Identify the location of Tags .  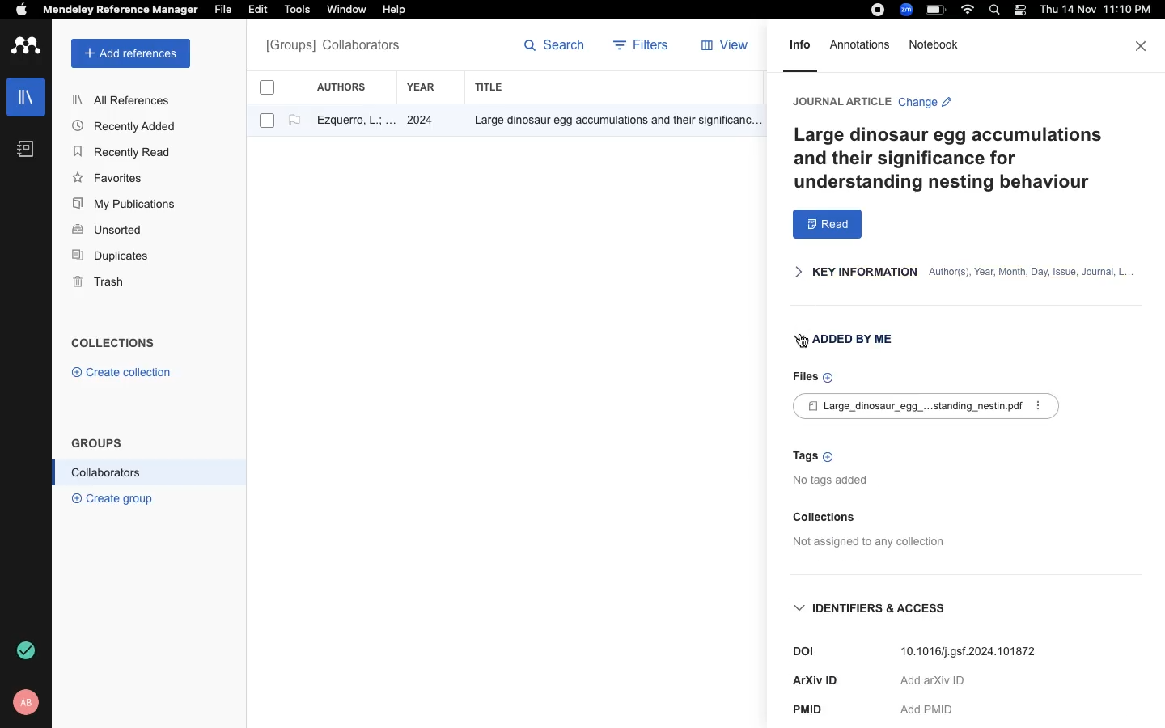
(810, 457).